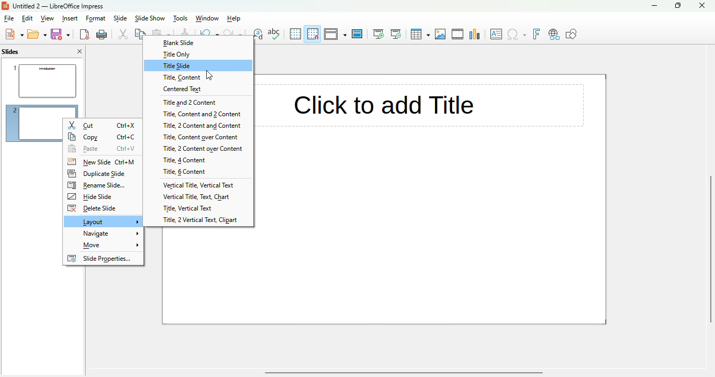  I want to click on tools, so click(180, 18).